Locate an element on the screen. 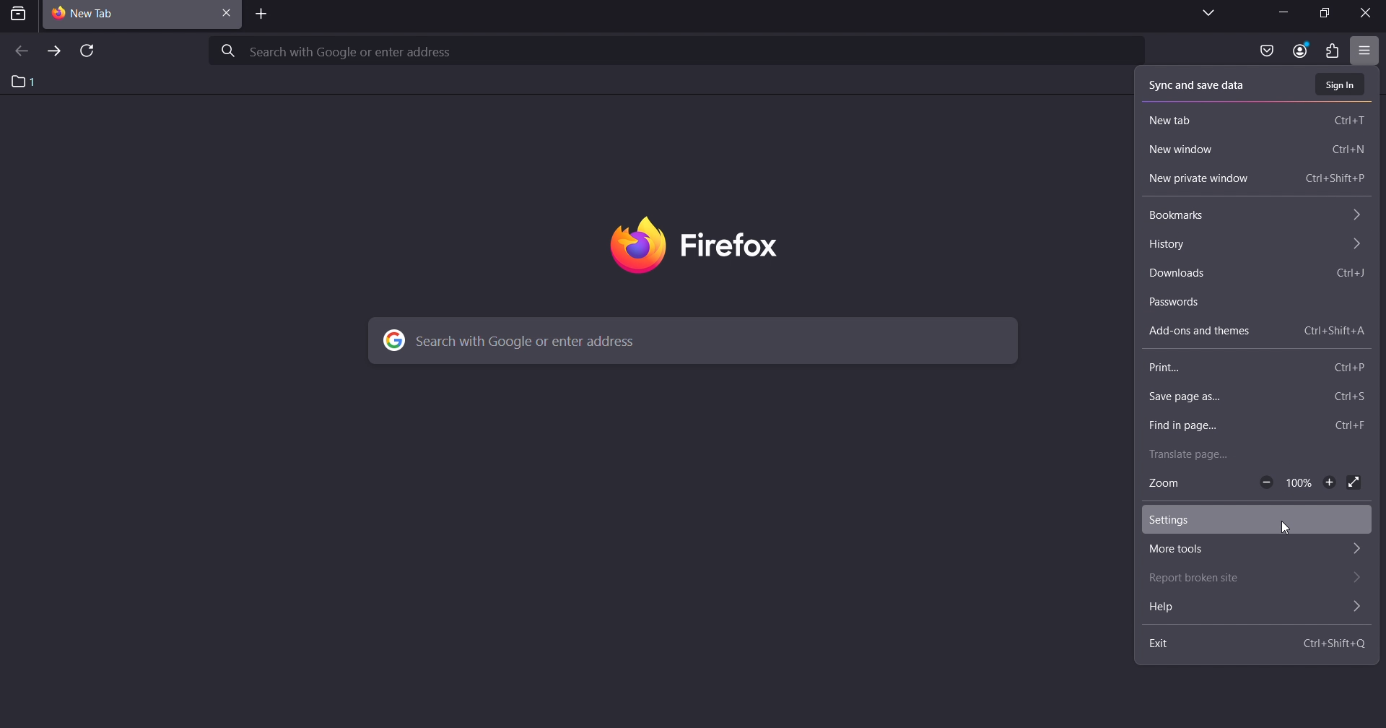 The height and width of the screenshot is (728, 1386). passwords is located at coordinates (1252, 300).